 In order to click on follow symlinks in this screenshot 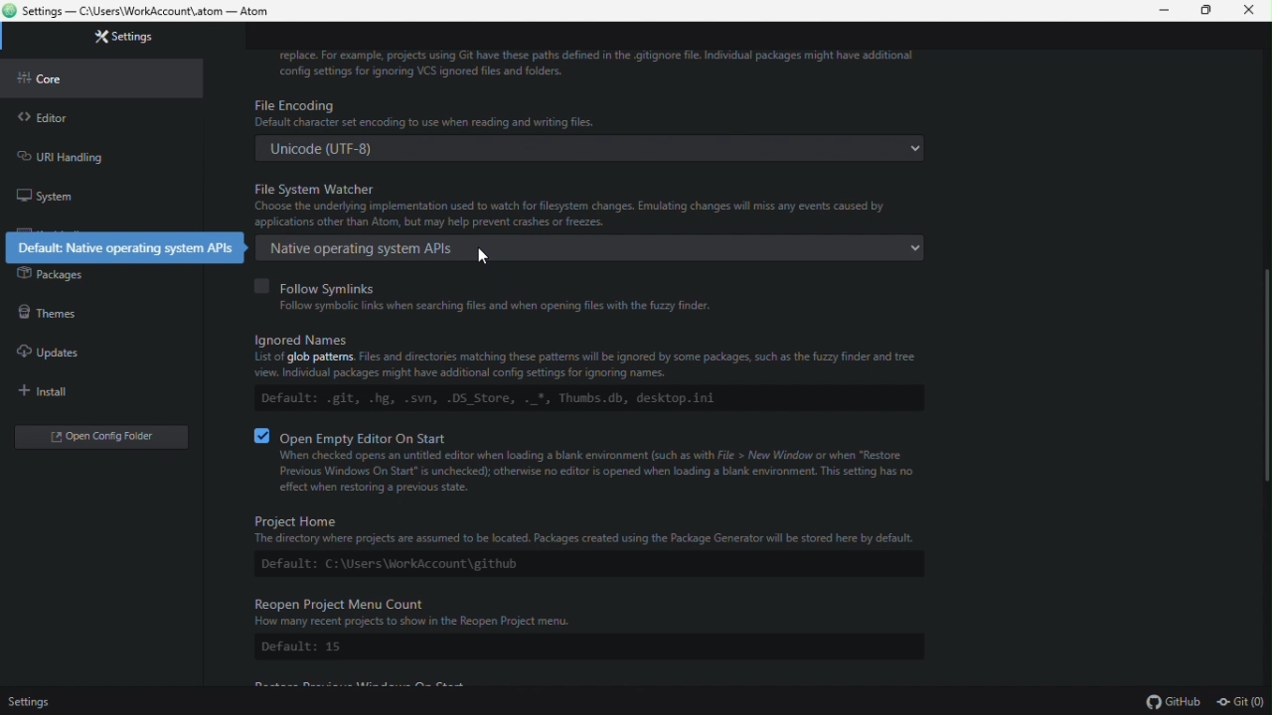, I will do `click(543, 292)`.